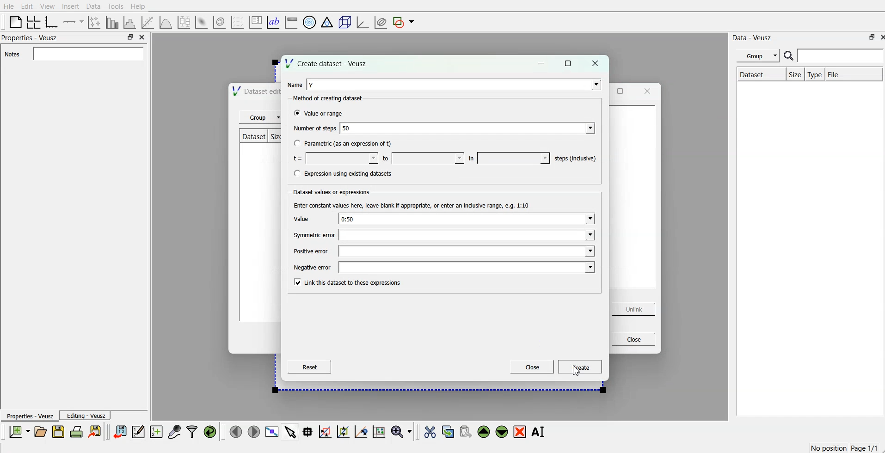 This screenshot has width=885, height=453. Describe the element at coordinates (312, 251) in the screenshot. I see `Positive error` at that location.